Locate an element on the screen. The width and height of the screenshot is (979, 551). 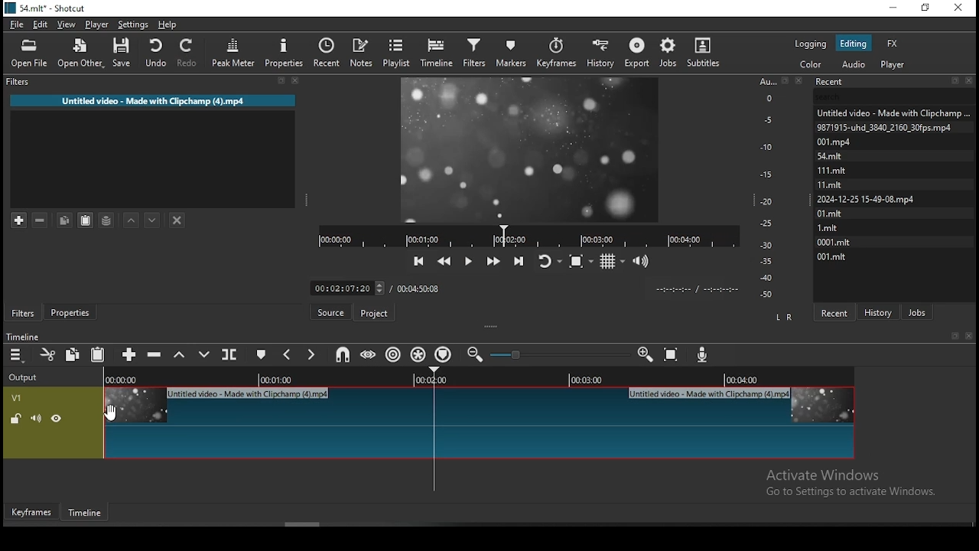
editing is located at coordinates (854, 44).